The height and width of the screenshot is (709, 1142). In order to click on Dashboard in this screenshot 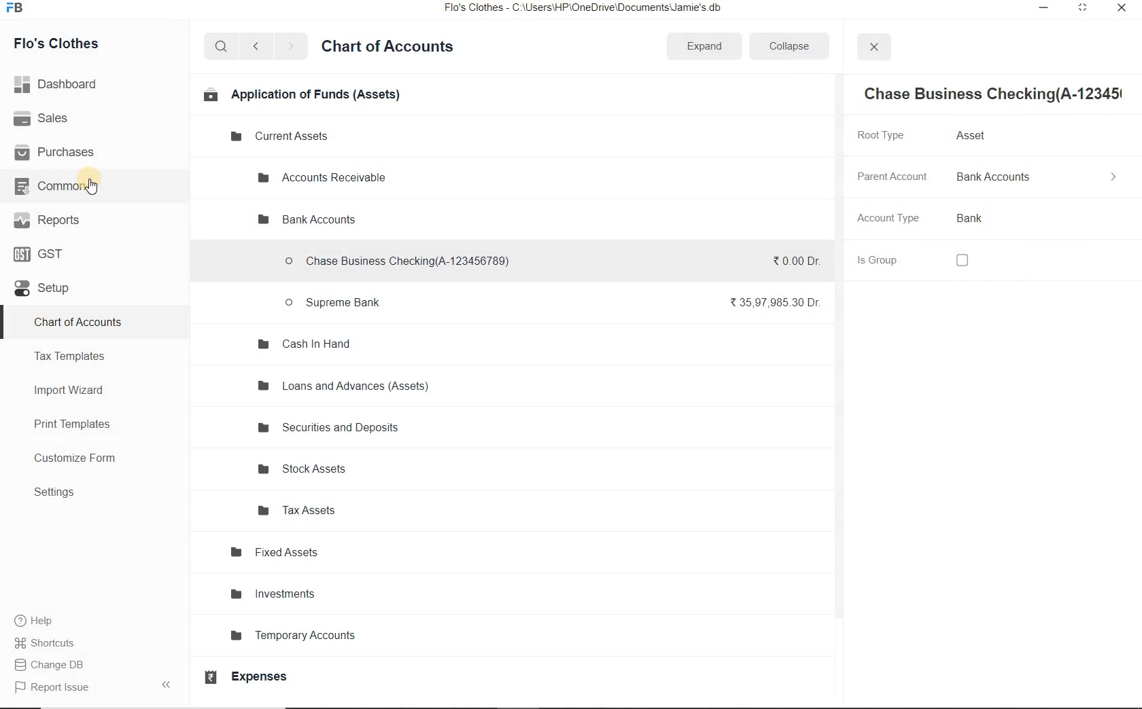, I will do `click(60, 83)`.